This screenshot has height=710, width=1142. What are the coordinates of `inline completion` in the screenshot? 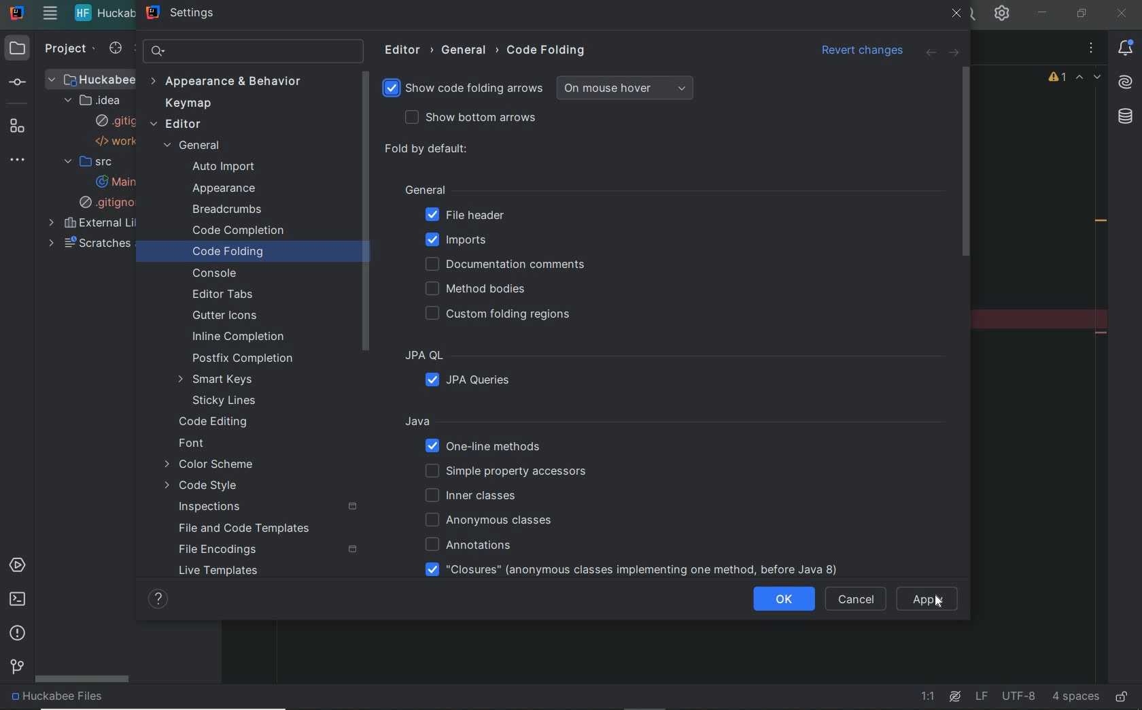 It's located at (241, 336).